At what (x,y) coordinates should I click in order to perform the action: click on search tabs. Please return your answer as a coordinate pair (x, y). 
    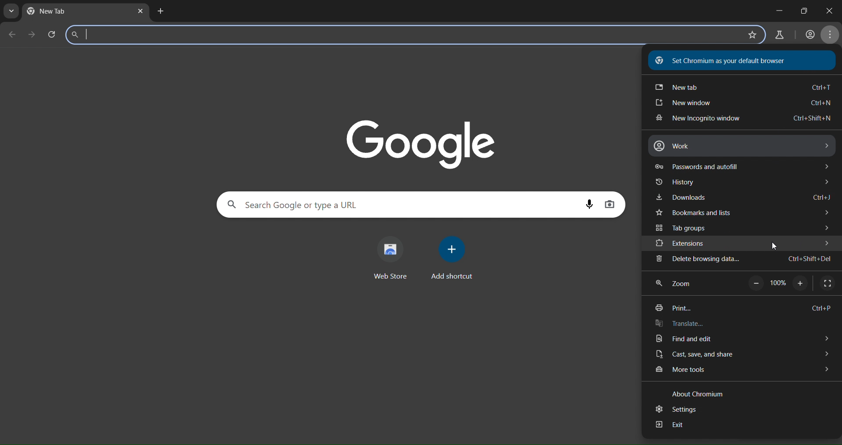
    Looking at the image, I should click on (11, 12).